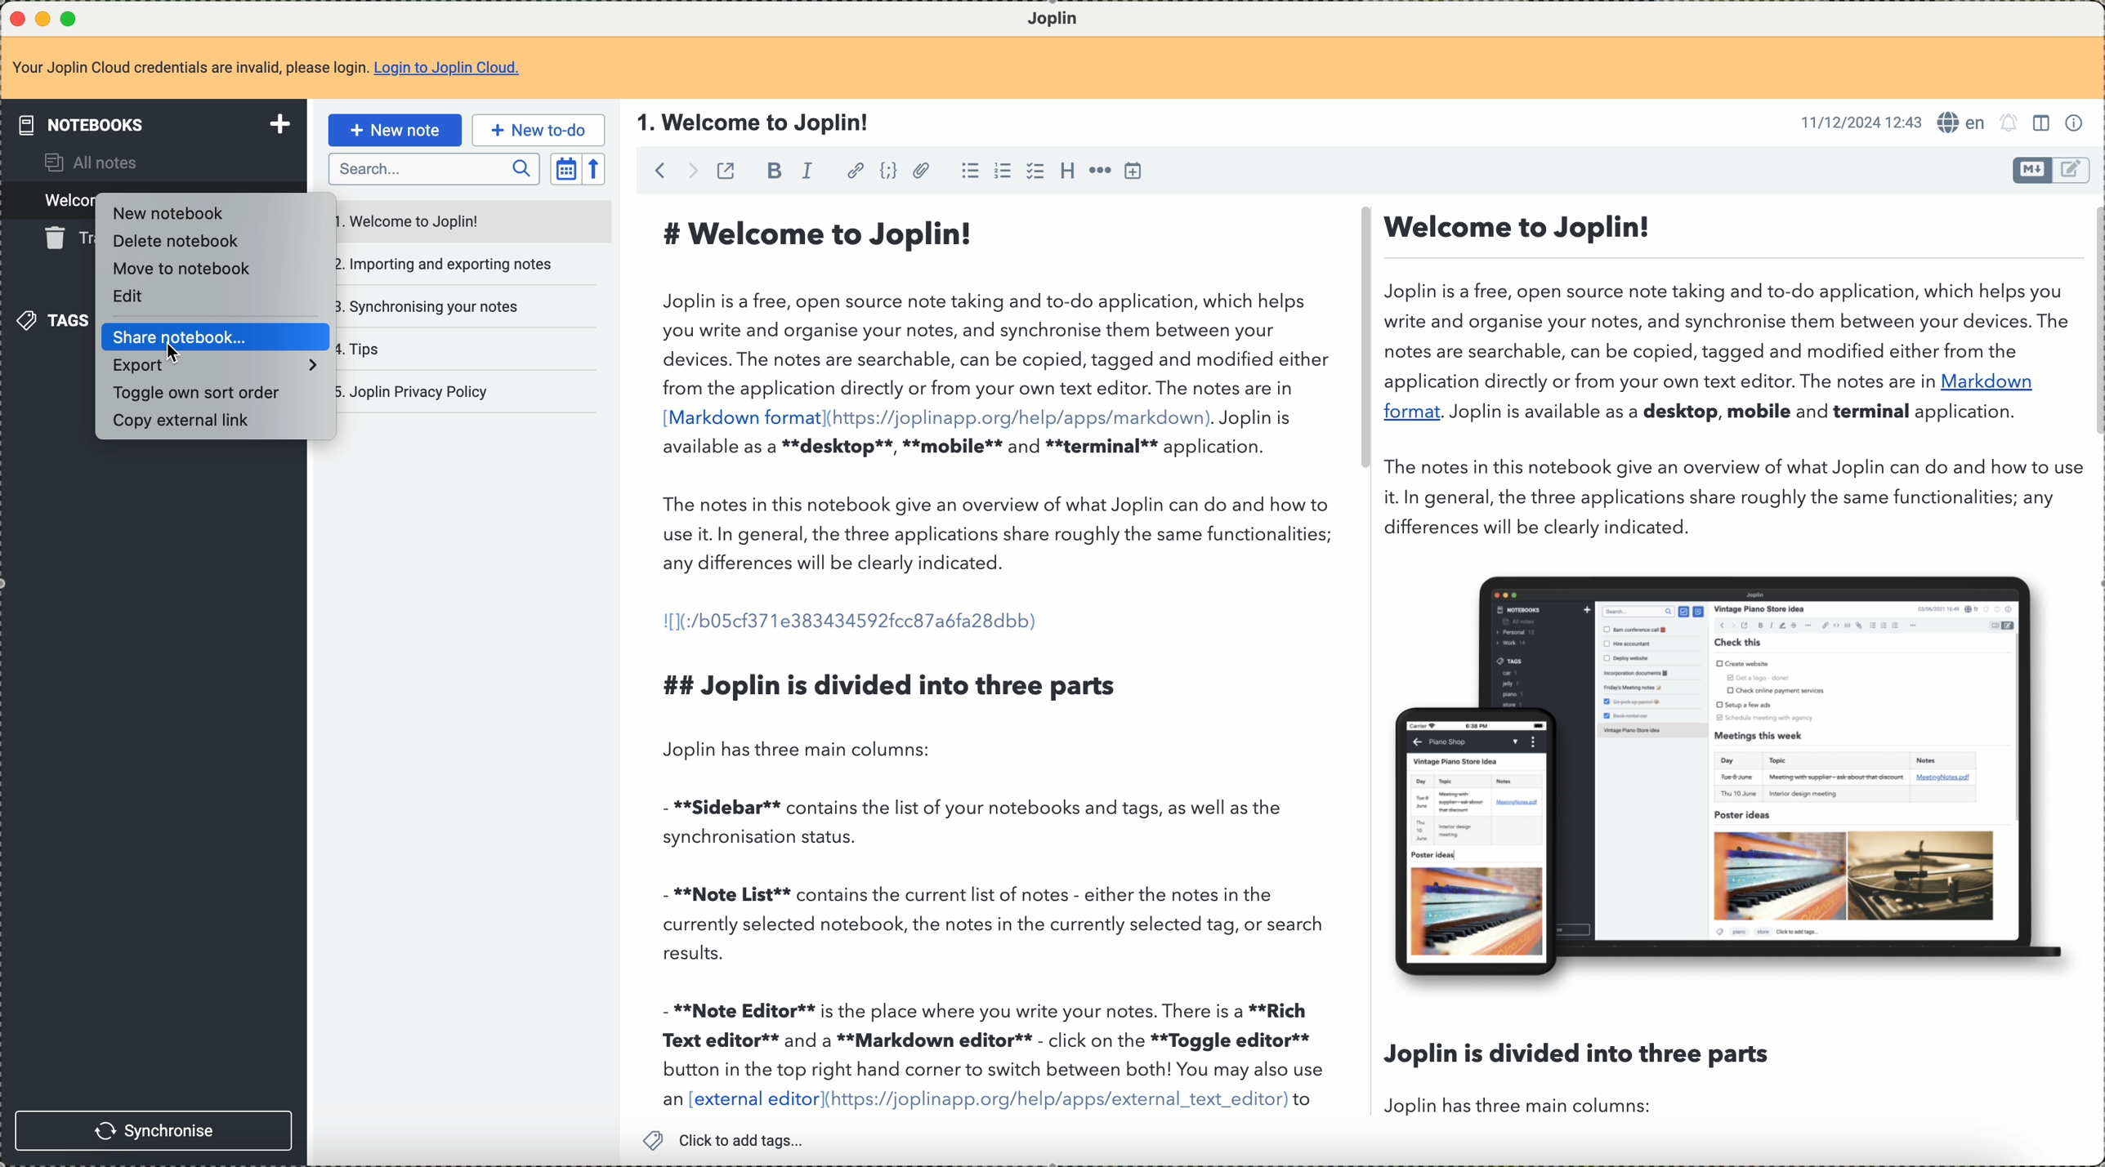  I want to click on click on share notebook, so click(217, 337).